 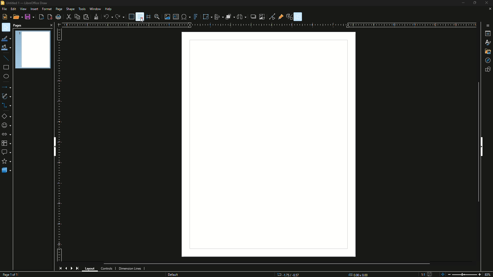 I want to click on Formate, so click(x=47, y=9).